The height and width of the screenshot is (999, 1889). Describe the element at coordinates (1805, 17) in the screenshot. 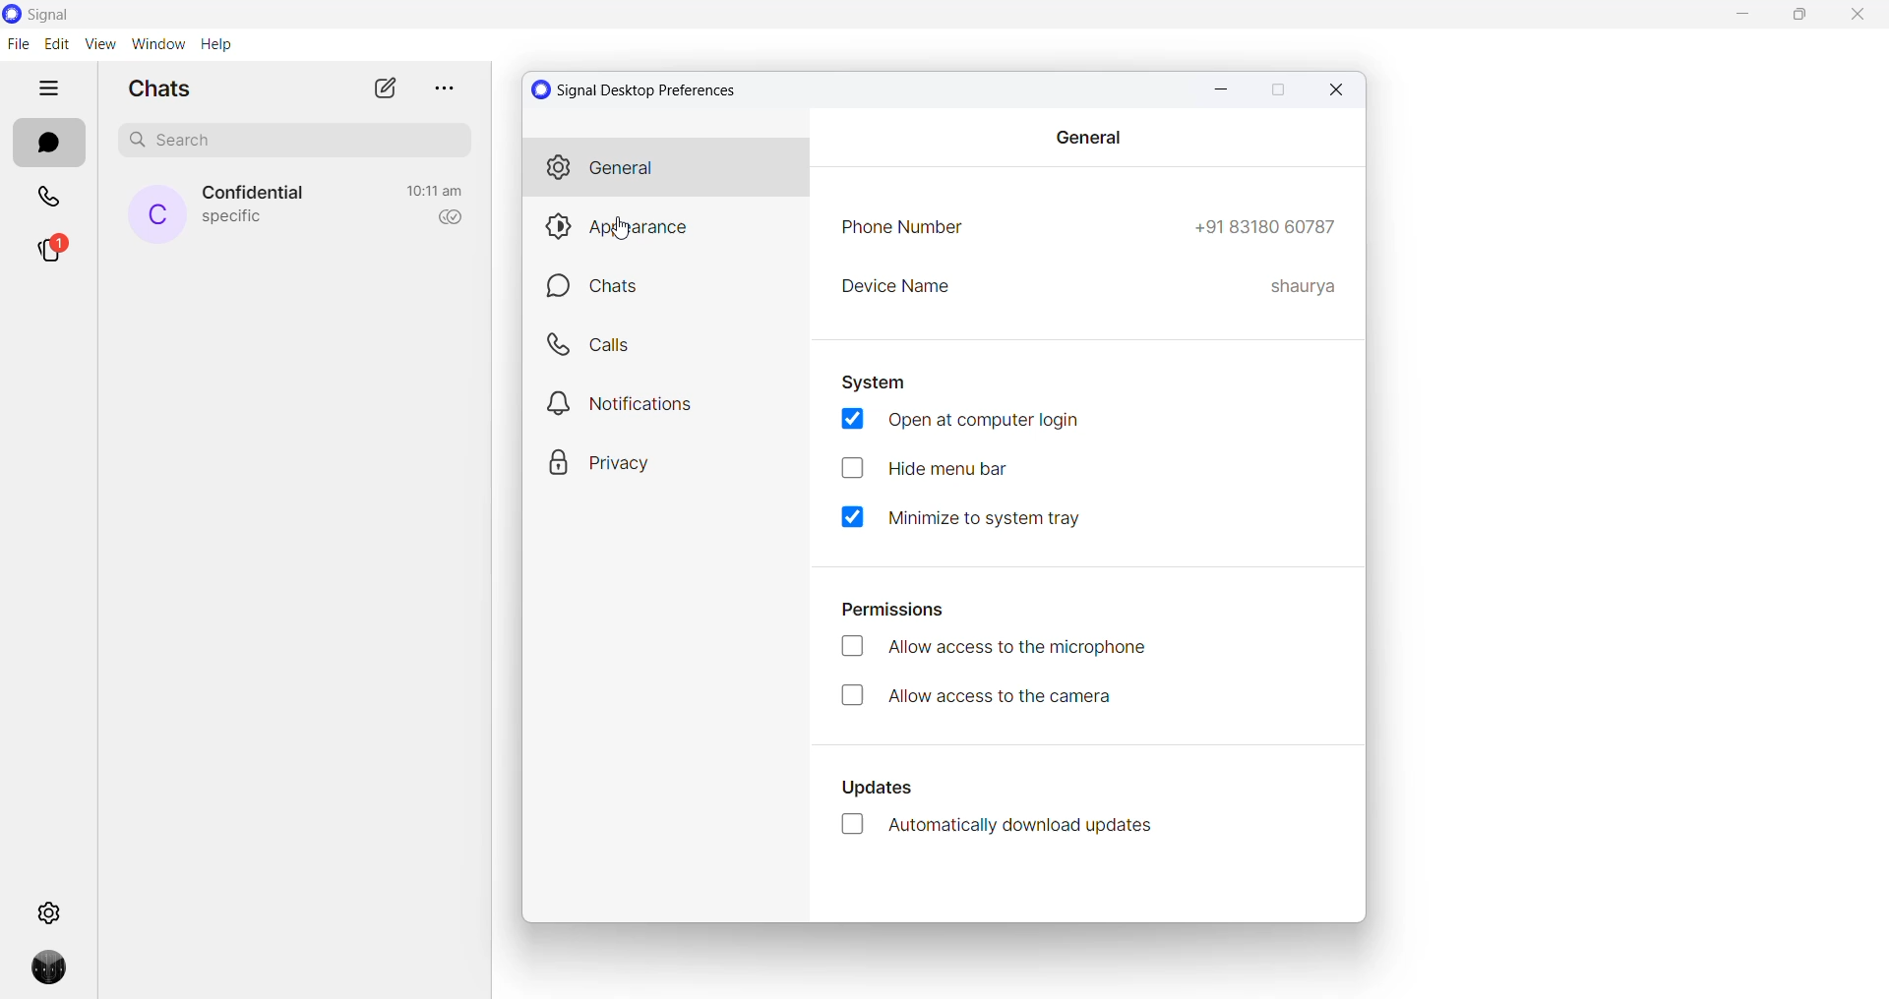

I see `maximize` at that location.